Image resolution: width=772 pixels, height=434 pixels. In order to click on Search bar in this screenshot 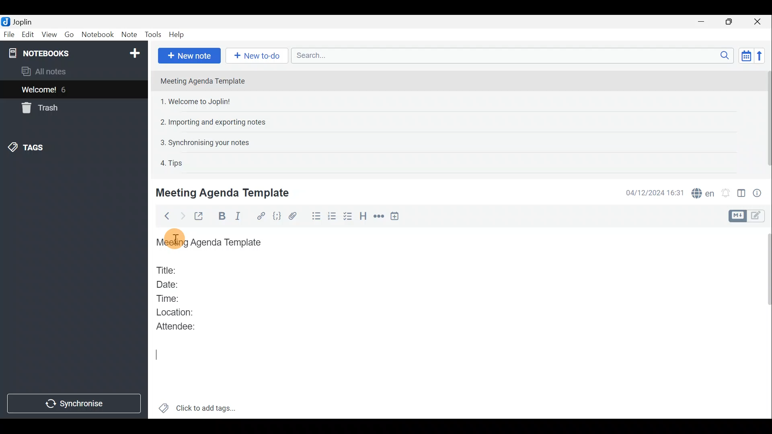, I will do `click(510, 55)`.